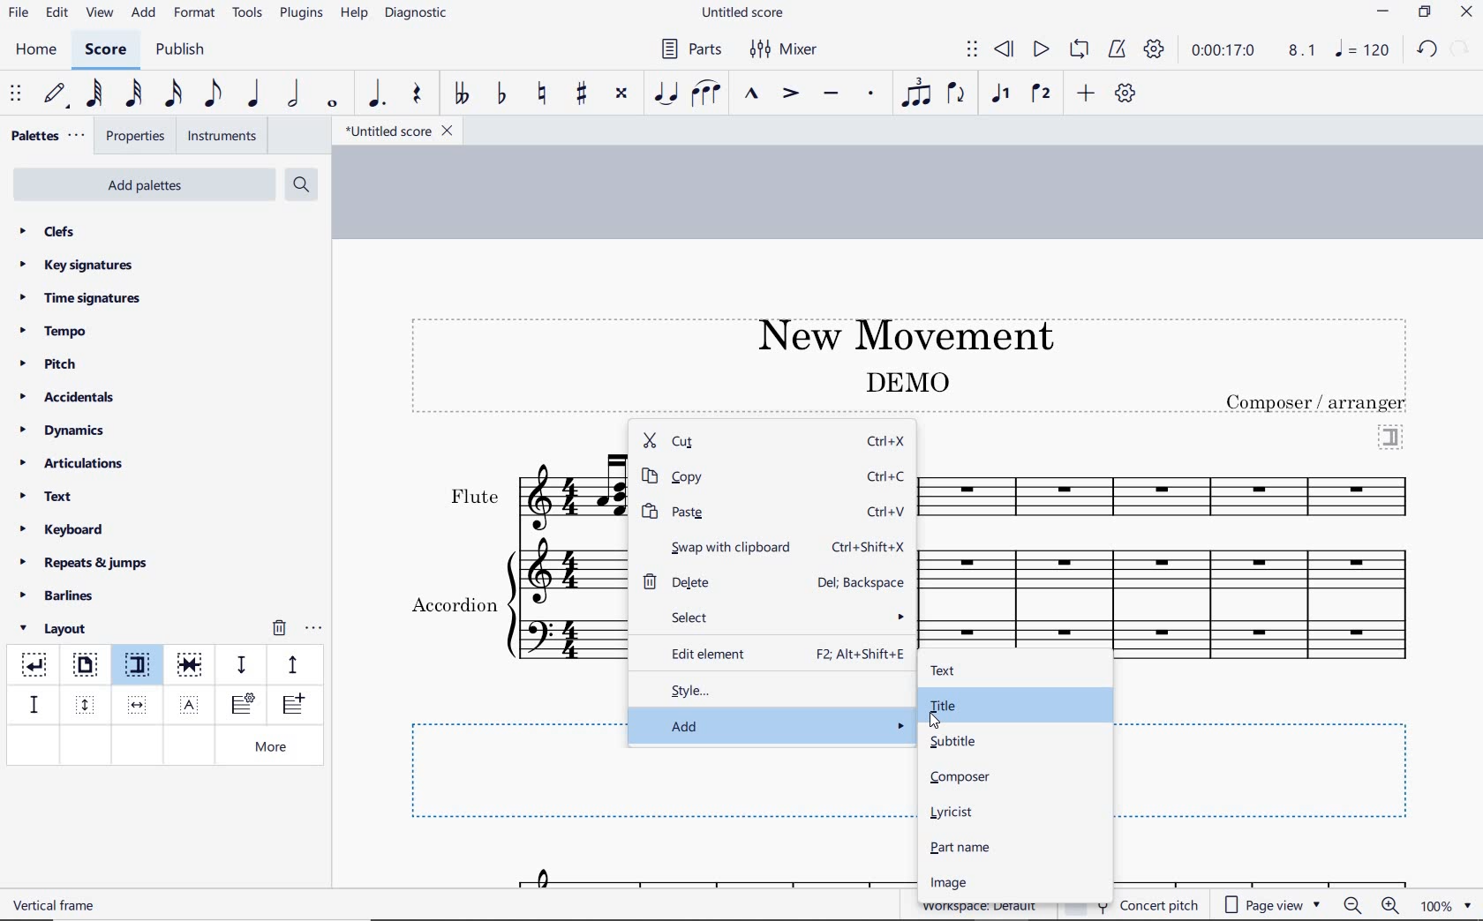 The image size is (1483, 921). I want to click on options, so click(313, 625).